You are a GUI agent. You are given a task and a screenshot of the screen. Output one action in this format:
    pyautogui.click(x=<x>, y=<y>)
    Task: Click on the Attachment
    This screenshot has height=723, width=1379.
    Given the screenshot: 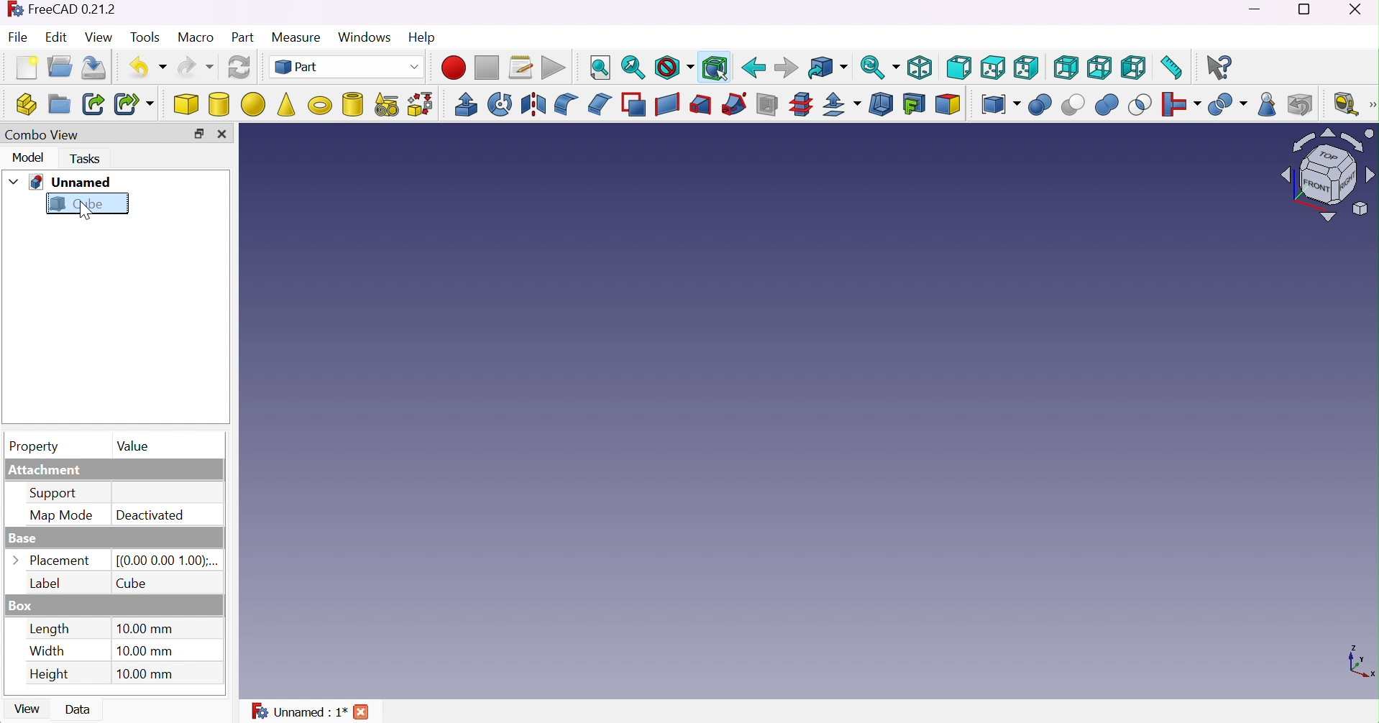 What is the action you would take?
    pyautogui.click(x=47, y=471)
    